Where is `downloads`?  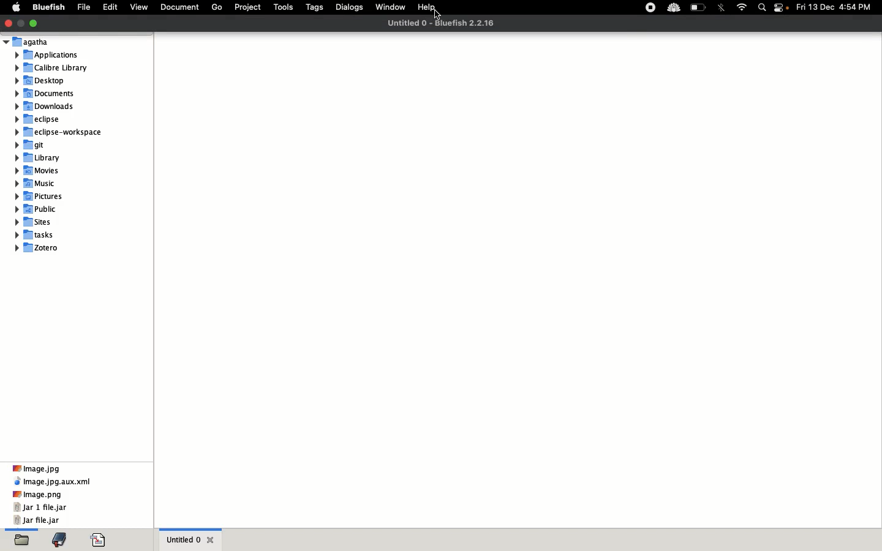 downloads is located at coordinates (47, 107).